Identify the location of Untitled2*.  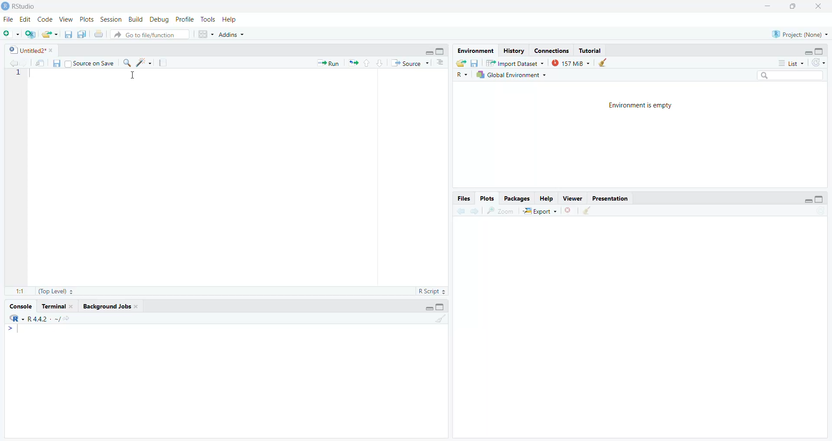
(26, 49).